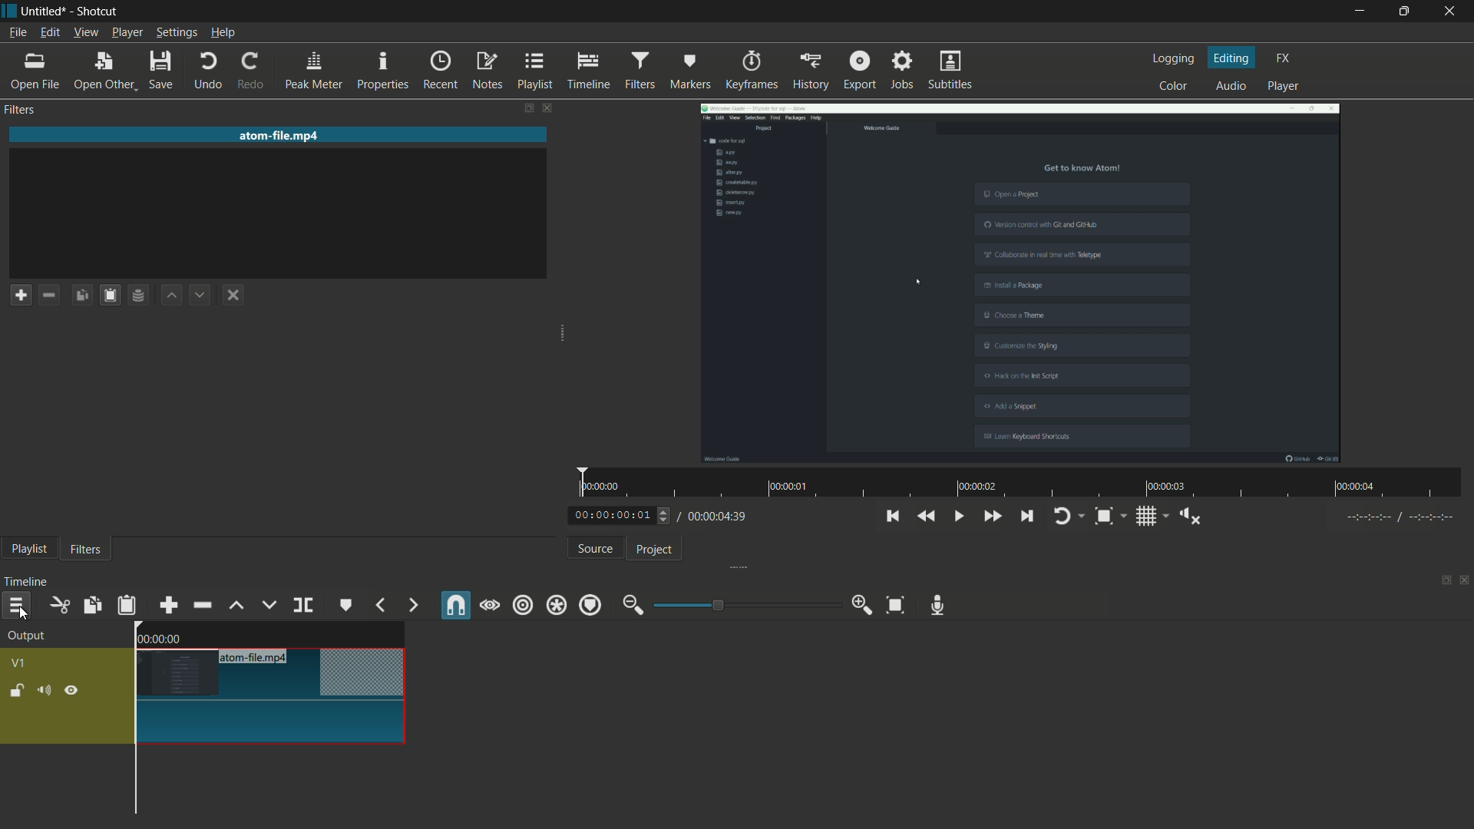 The width and height of the screenshot is (1474, 829). What do you see at coordinates (168, 606) in the screenshot?
I see `append` at bounding box center [168, 606].